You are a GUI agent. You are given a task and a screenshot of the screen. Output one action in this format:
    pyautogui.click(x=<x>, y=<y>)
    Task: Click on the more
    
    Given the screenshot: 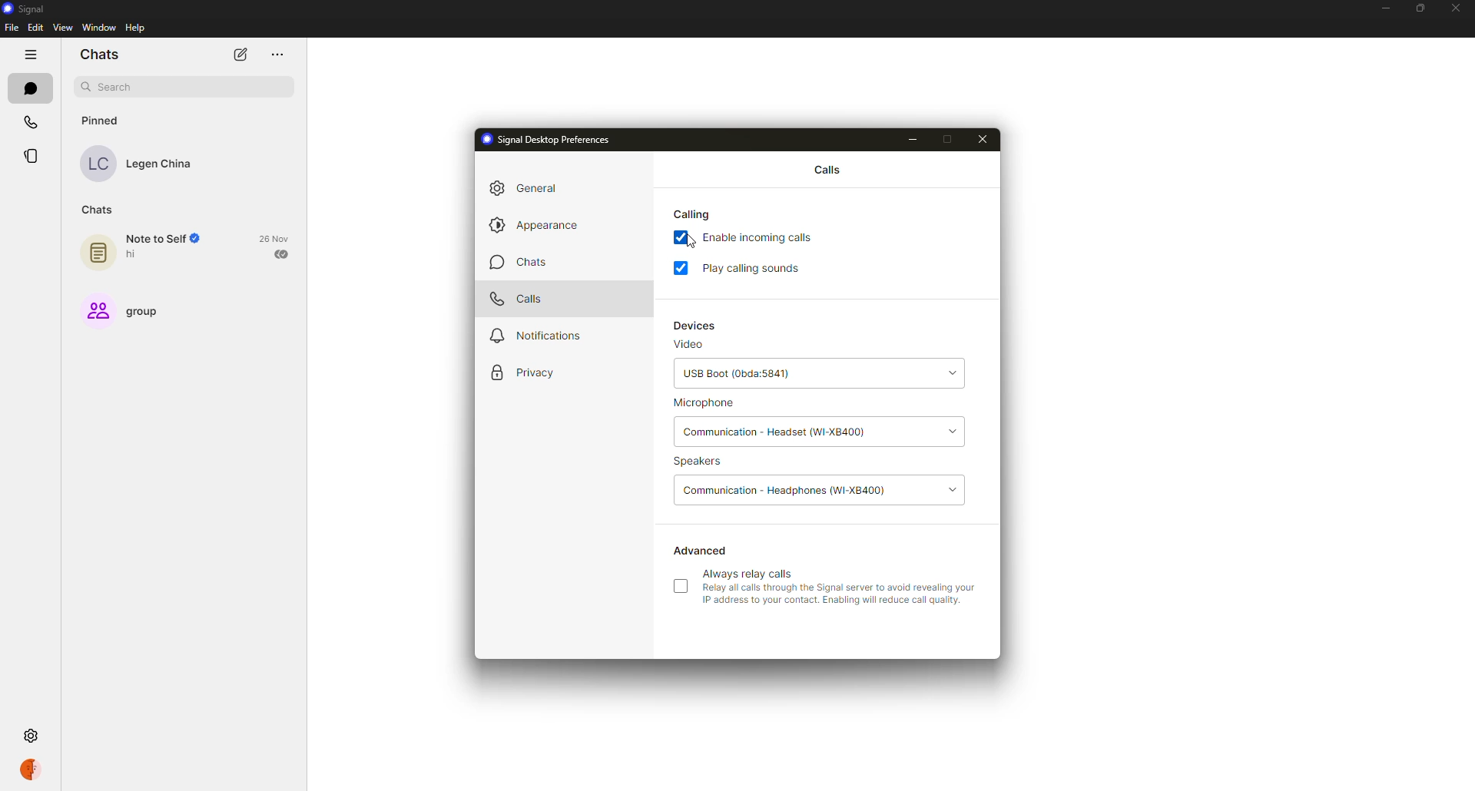 What is the action you would take?
    pyautogui.click(x=277, y=54)
    